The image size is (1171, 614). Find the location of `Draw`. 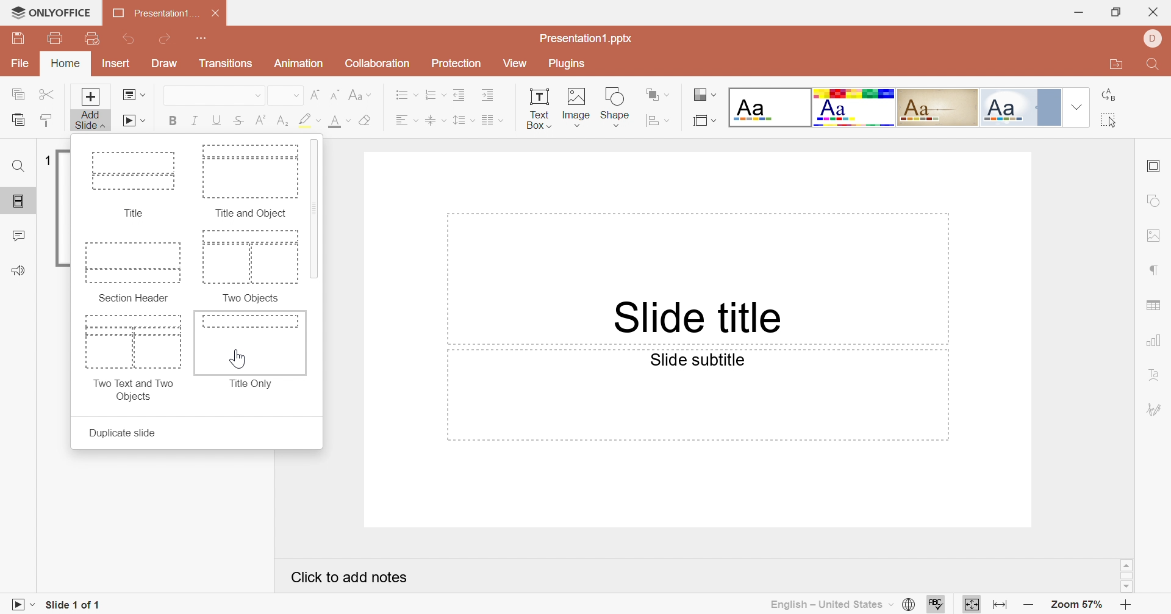

Draw is located at coordinates (164, 63).